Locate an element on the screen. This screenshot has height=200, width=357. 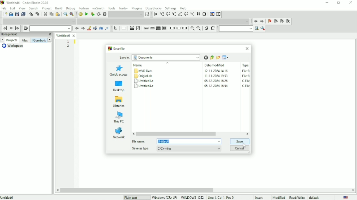
Break-instruction is located at coordinates (172, 28).